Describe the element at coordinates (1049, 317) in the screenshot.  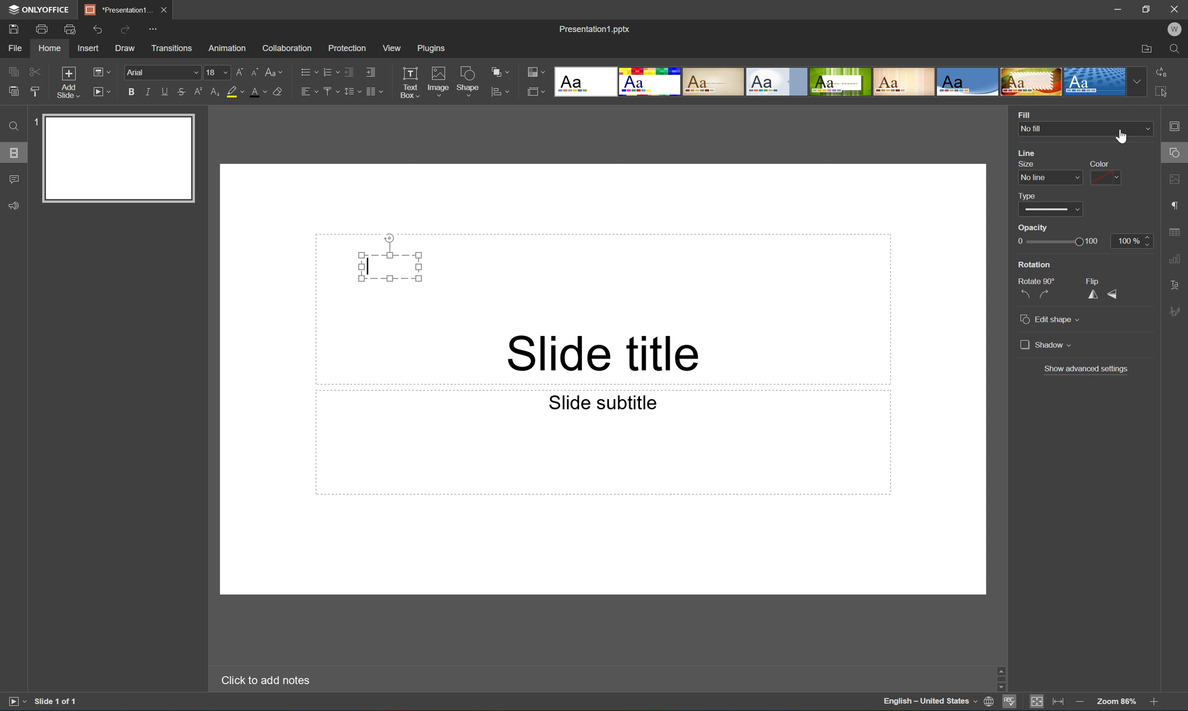
I see `Edit shape` at that location.